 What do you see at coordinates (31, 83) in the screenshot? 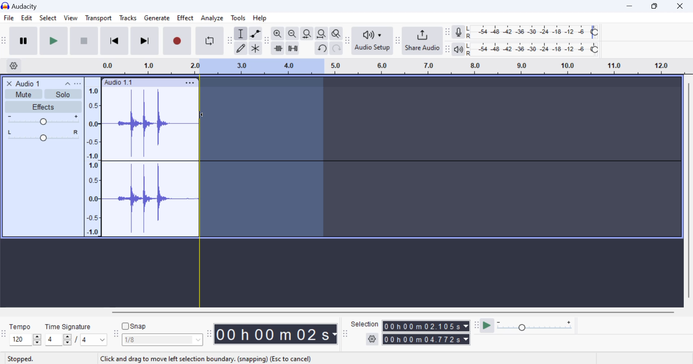
I see `Clip Title` at bounding box center [31, 83].